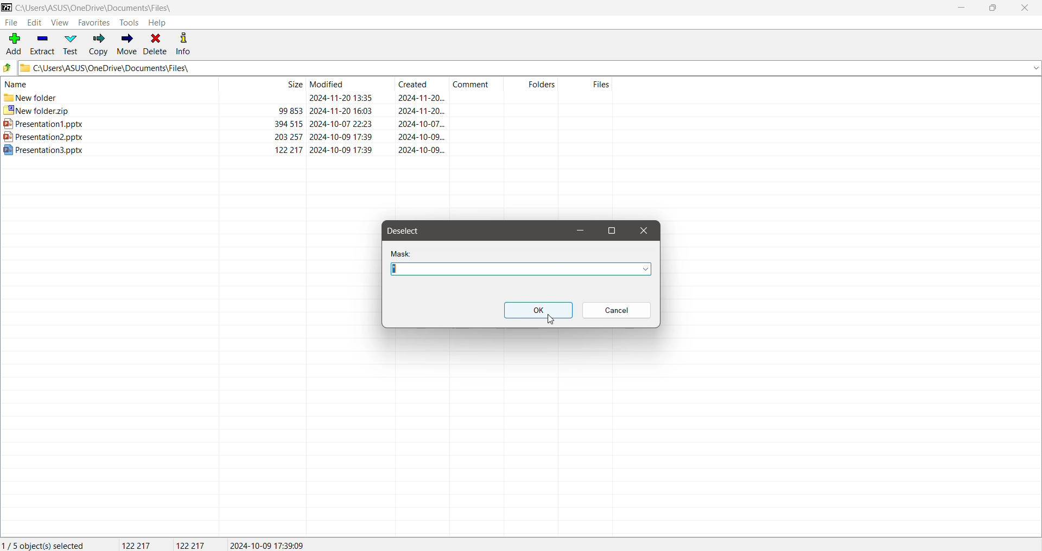  I want to click on Modified date of the selected file, so click(272, 544).